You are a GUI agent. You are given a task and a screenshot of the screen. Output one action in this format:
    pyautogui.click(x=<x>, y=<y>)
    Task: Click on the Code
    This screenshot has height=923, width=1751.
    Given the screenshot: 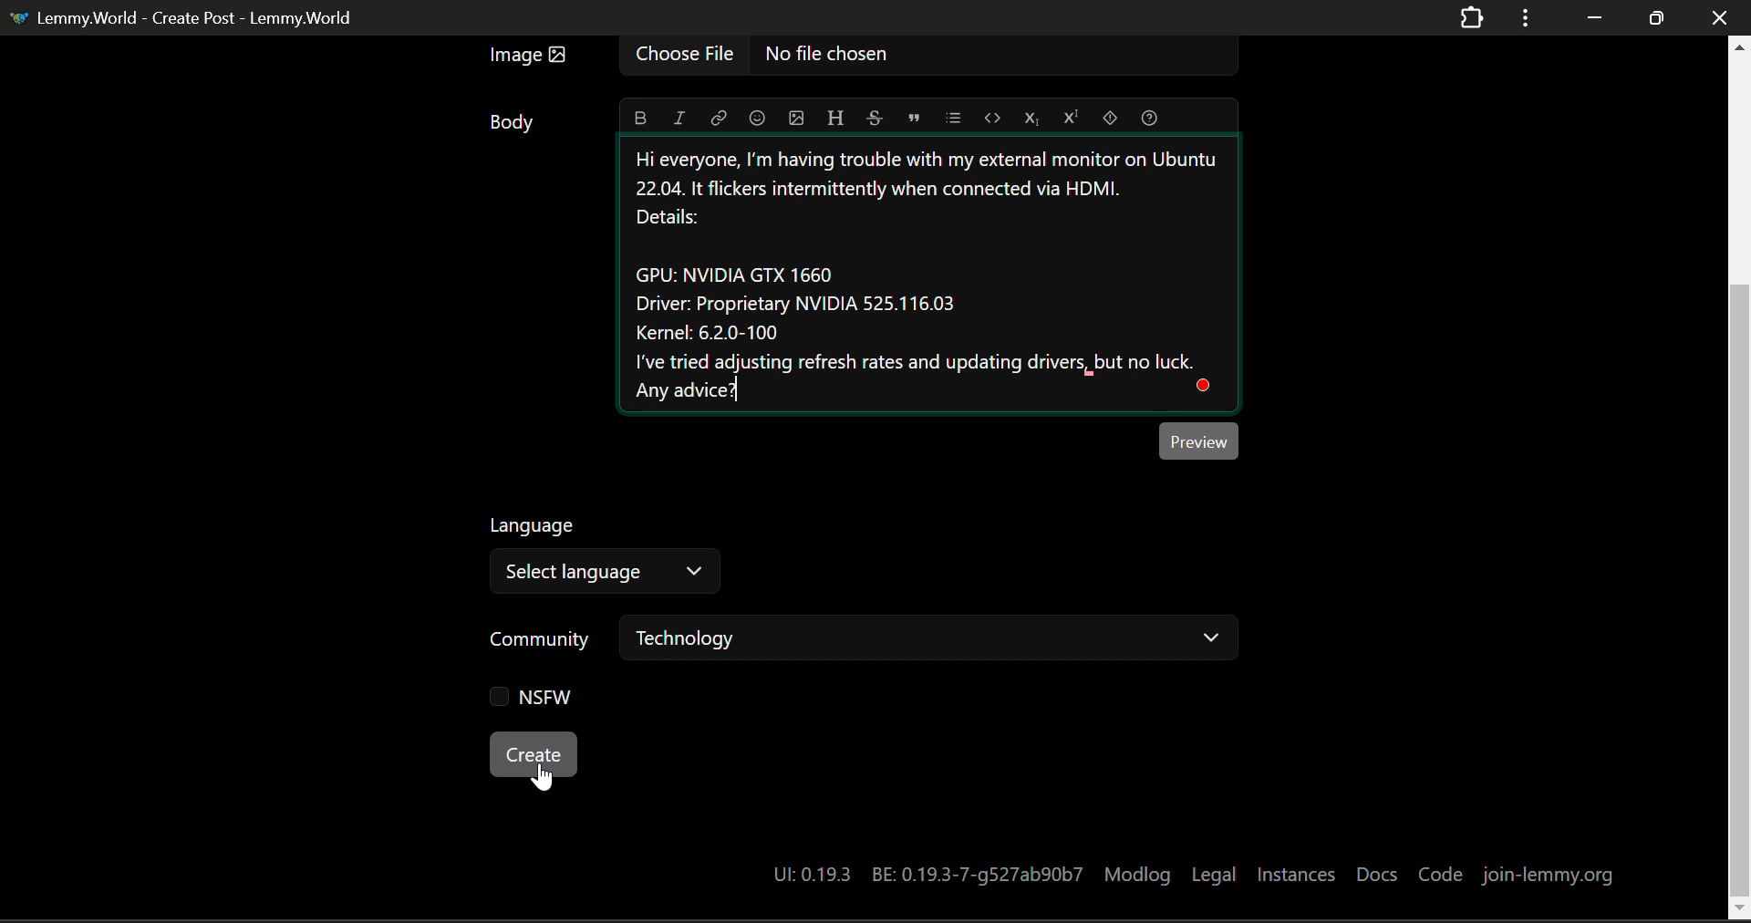 What is the action you would take?
    pyautogui.click(x=992, y=117)
    